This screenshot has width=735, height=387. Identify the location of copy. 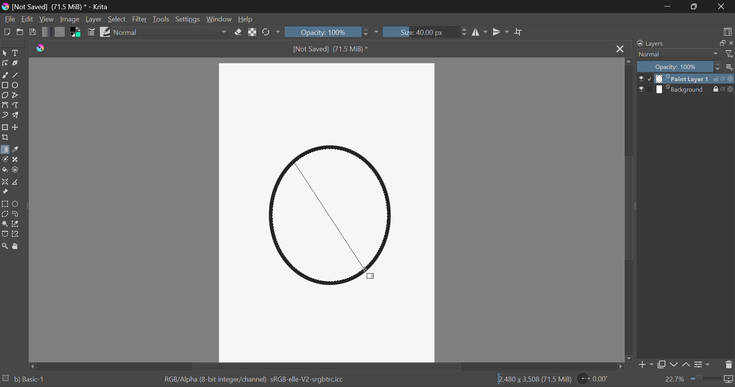
(722, 43).